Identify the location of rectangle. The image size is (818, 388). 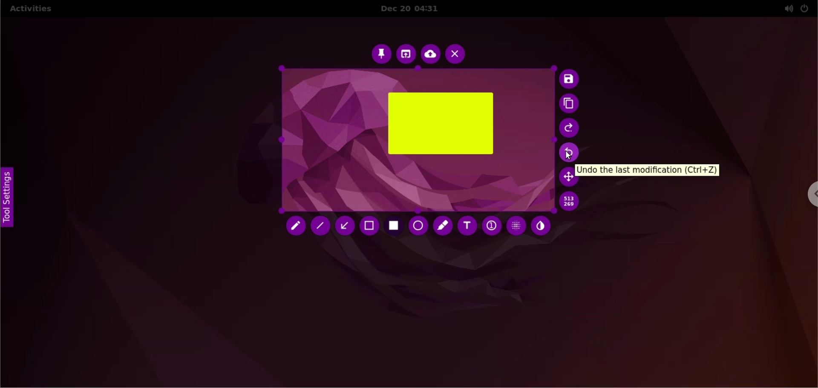
(440, 123).